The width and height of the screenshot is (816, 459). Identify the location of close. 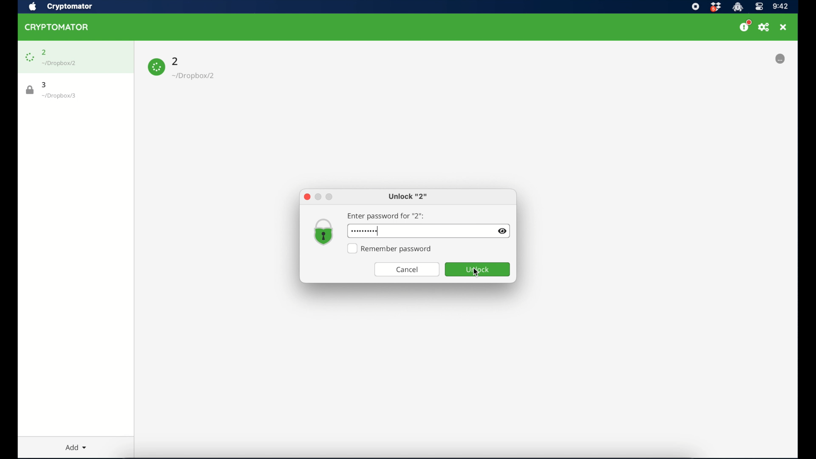
(783, 27).